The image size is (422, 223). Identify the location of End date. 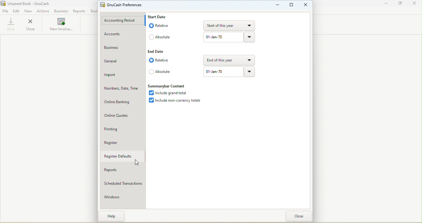
(157, 52).